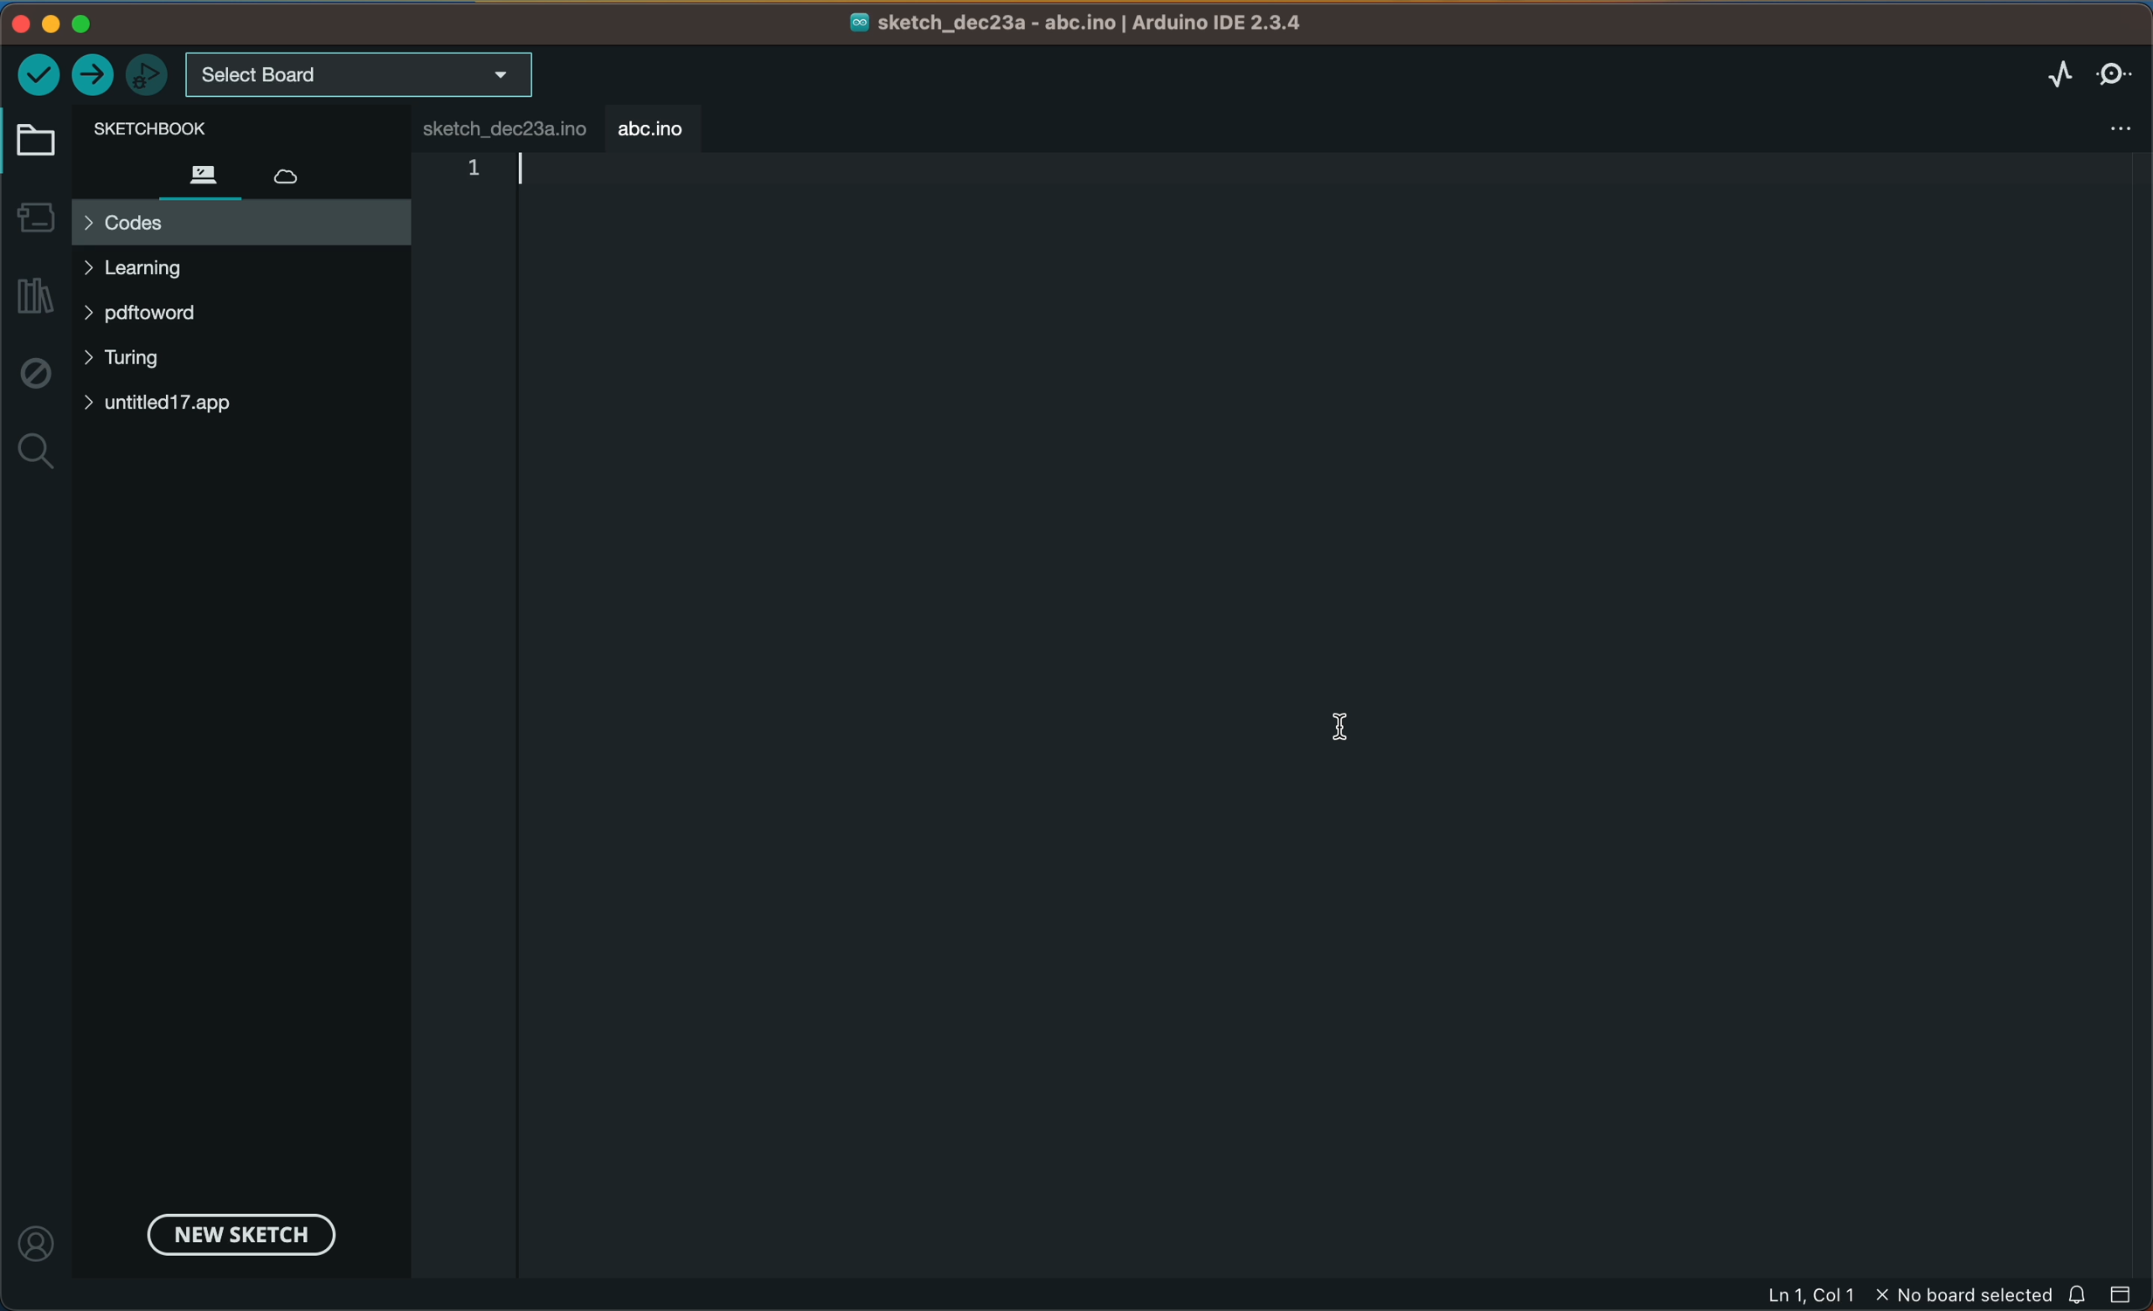  Describe the element at coordinates (712, 267) in the screenshot. I see `new file code section` at that location.